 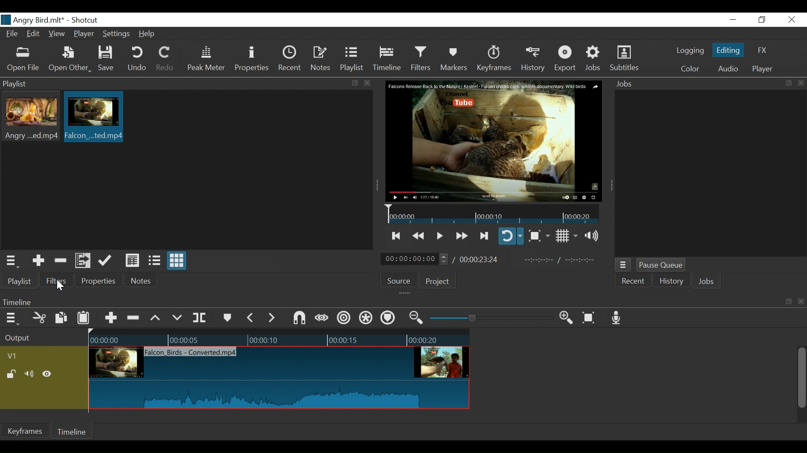 I want to click on Remove Cut, so click(x=61, y=260).